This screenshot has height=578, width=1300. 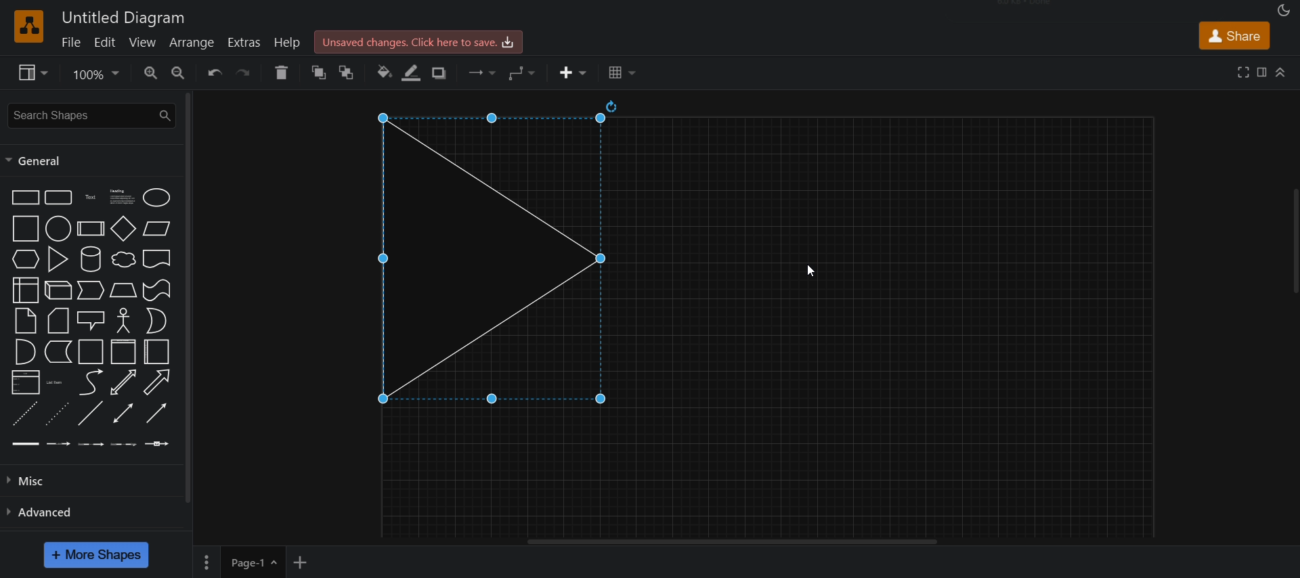 I want to click on view, so click(x=34, y=74).